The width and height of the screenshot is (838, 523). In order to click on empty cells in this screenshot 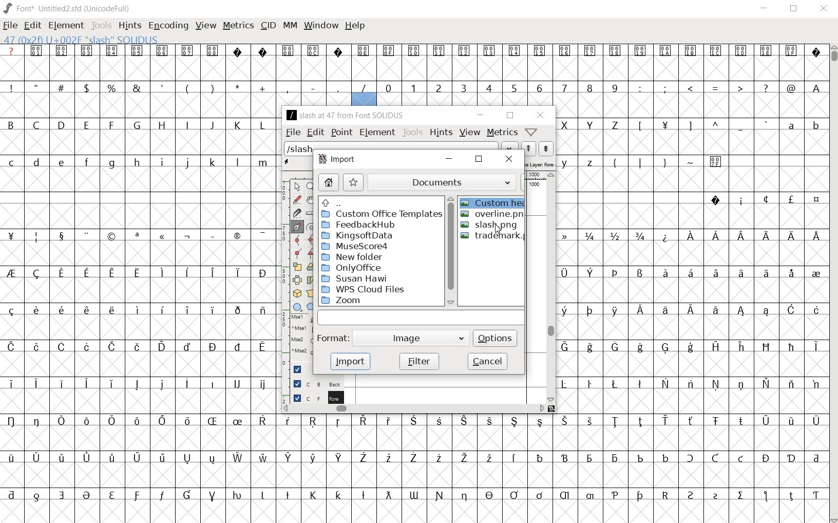, I will do `click(139, 180)`.